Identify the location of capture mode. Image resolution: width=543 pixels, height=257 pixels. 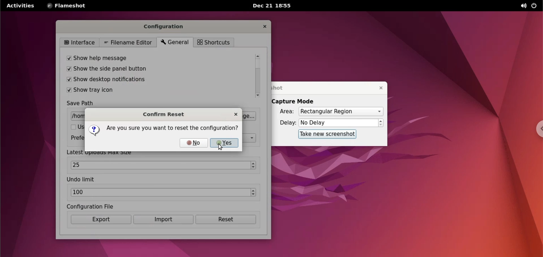
(295, 101).